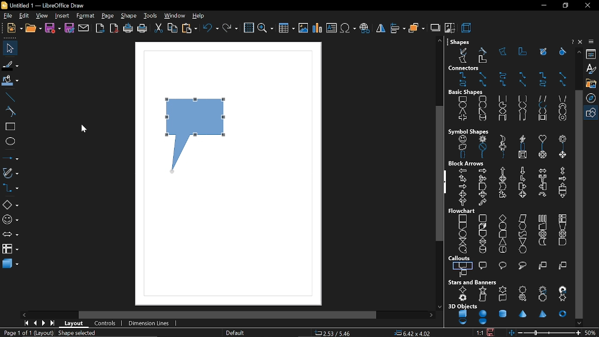 The width and height of the screenshot is (599, 337). What do you see at coordinates (149, 324) in the screenshot?
I see `dimension lines` at bounding box center [149, 324].